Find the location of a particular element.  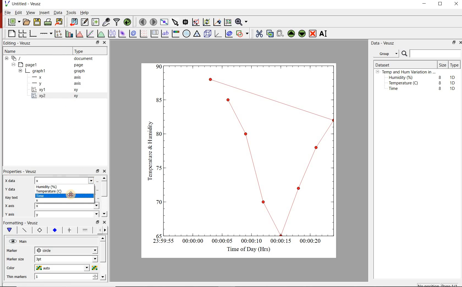

y data is located at coordinates (12, 188).